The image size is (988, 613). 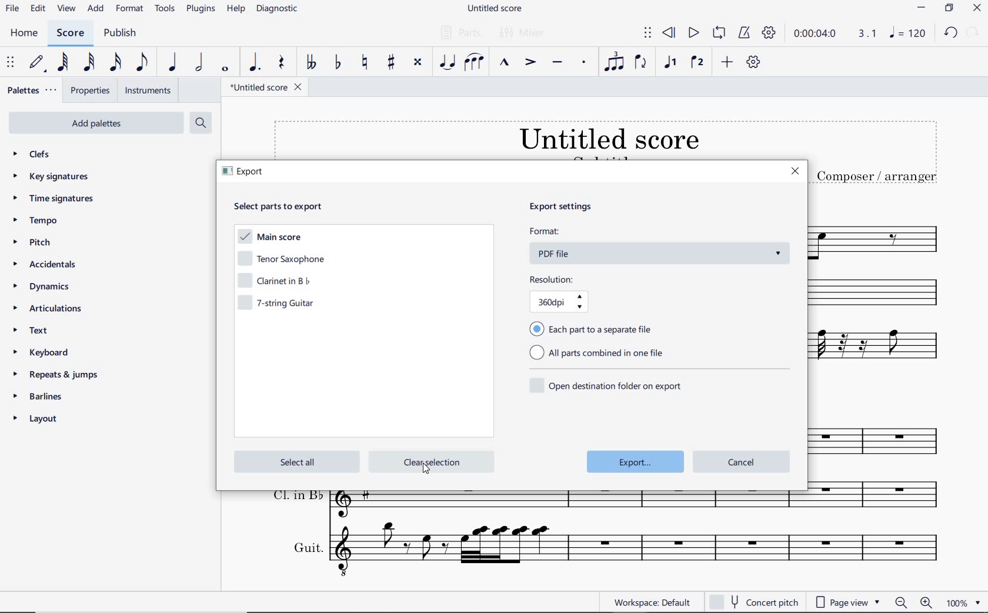 What do you see at coordinates (267, 238) in the screenshot?
I see `main score (selected)` at bounding box center [267, 238].